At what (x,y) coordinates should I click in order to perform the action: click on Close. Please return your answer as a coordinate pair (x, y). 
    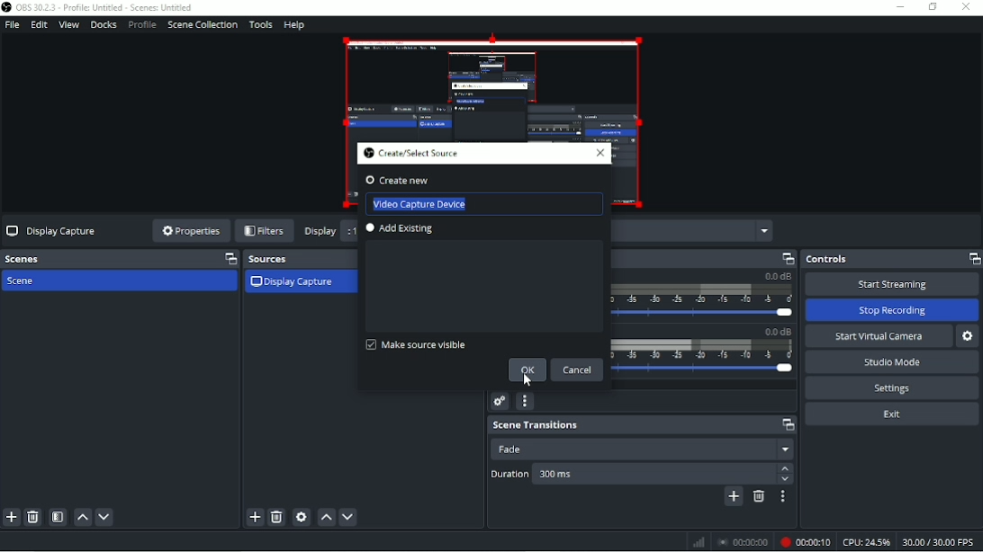
    Looking at the image, I should click on (601, 155).